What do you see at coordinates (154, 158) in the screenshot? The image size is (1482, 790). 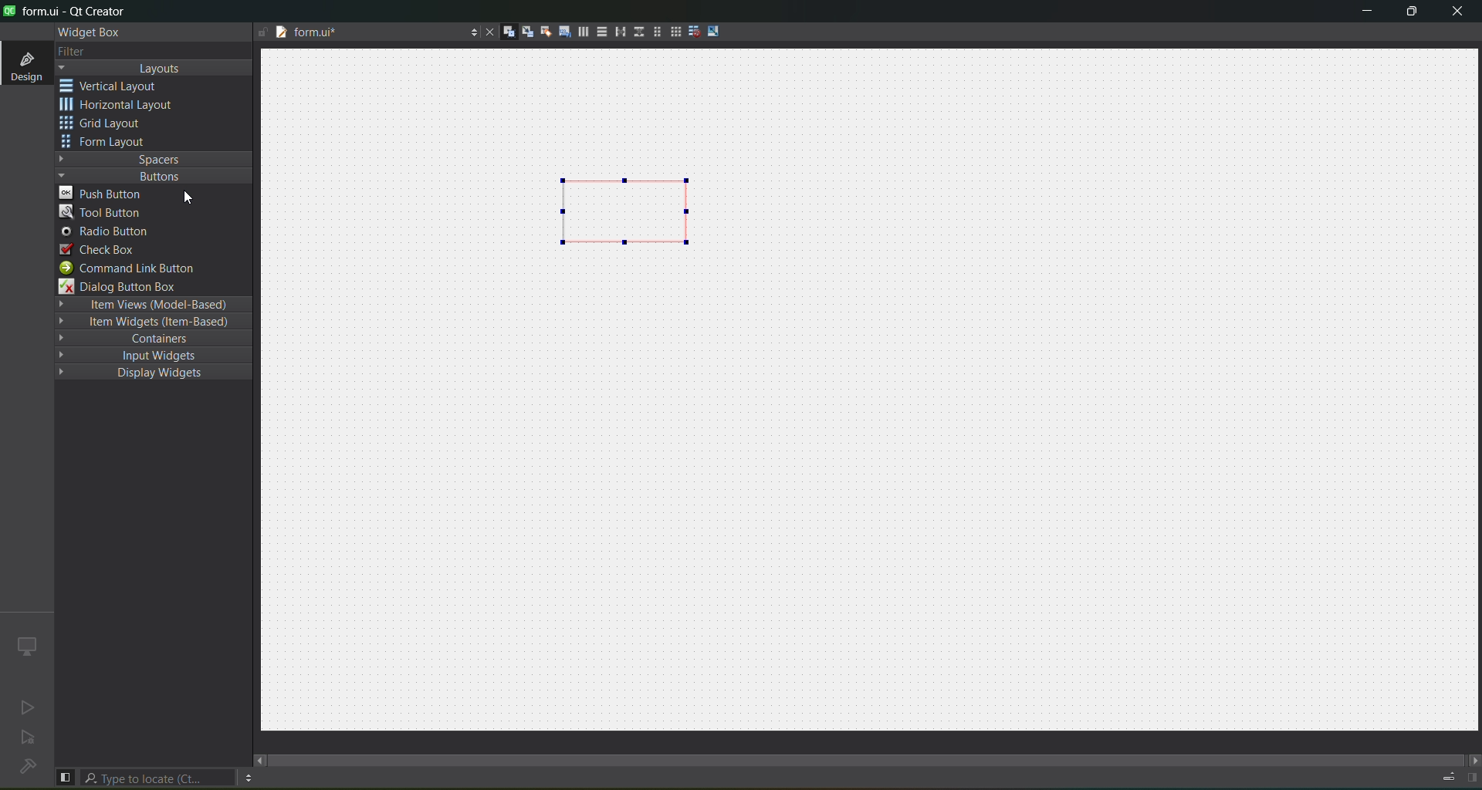 I see `spaces` at bounding box center [154, 158].